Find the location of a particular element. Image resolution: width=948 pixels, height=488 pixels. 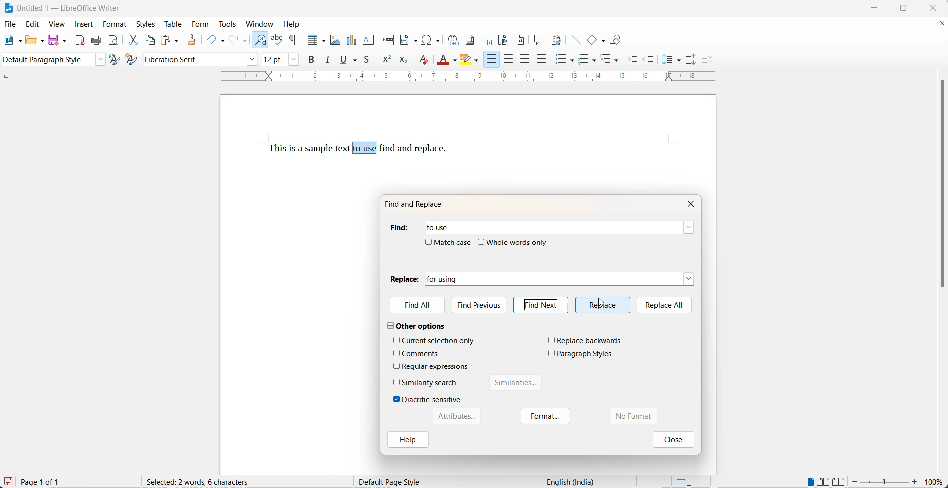

close is located at coordinates (936, 8).